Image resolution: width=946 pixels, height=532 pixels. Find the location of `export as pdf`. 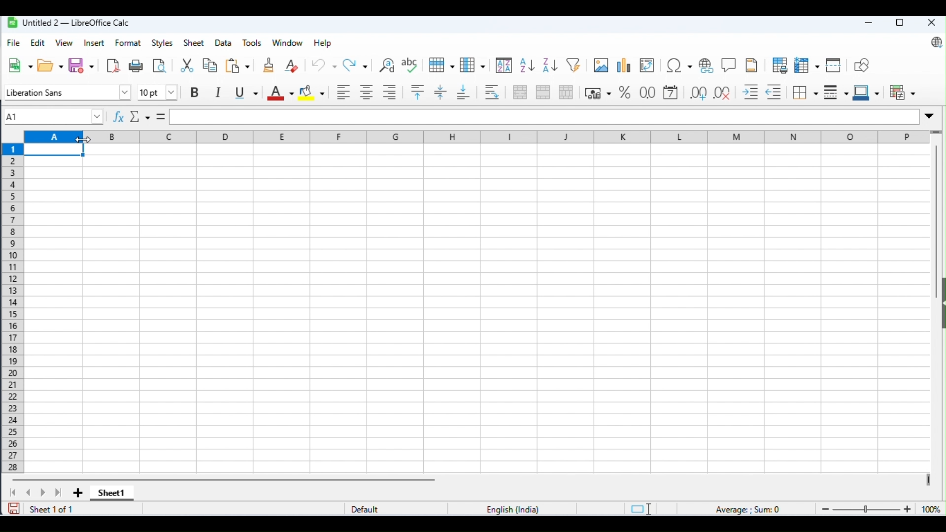

export as pdf is located at coordinates (113, 65).